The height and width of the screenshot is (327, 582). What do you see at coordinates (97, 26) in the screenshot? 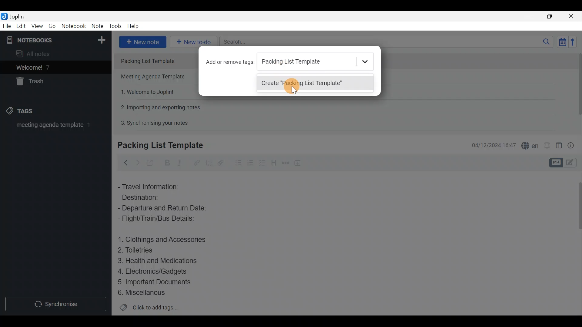
I see `Note` at bounding box center [97, 26].